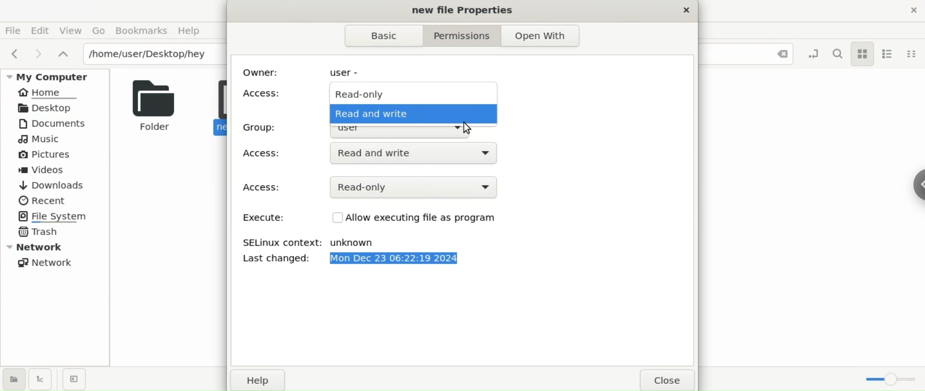 This screenshot has width=925, height=391. Describe the element at coordinates (56, 216) in the screenshot. I see `File System` at that location.